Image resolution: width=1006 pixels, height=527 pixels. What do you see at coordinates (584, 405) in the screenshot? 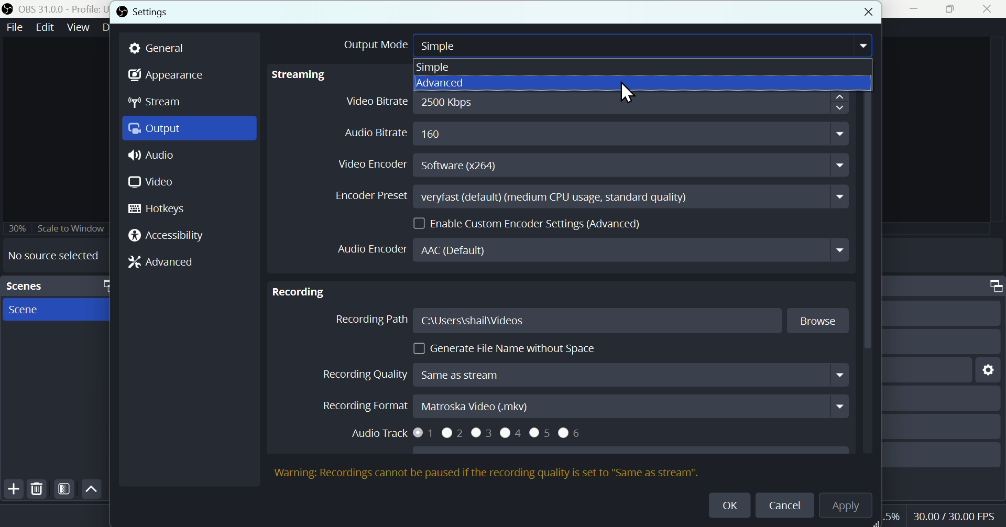
I see `Recording format` at bounding box center [584, 405].